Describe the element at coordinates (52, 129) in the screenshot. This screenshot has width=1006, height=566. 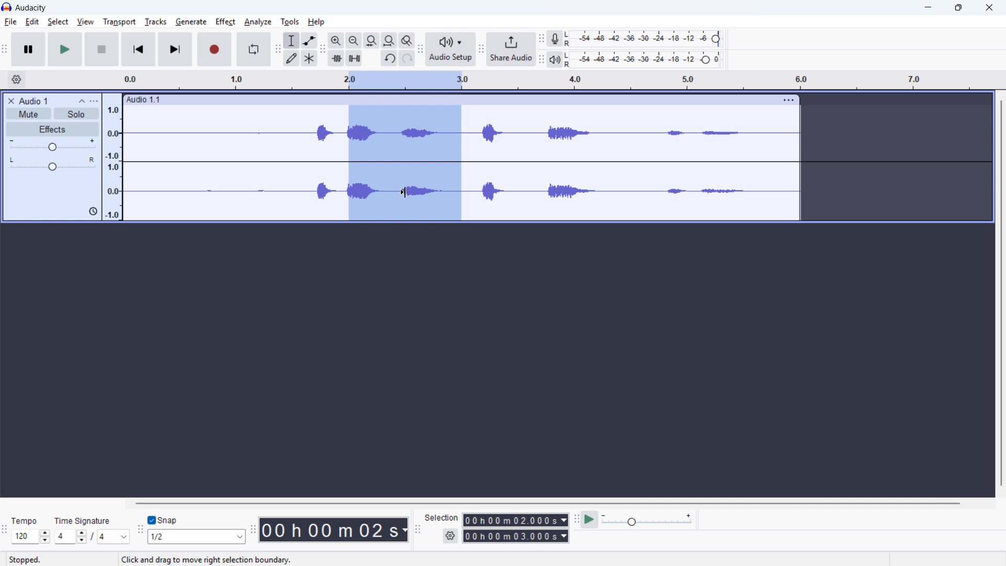
I see `Effects` at that location.